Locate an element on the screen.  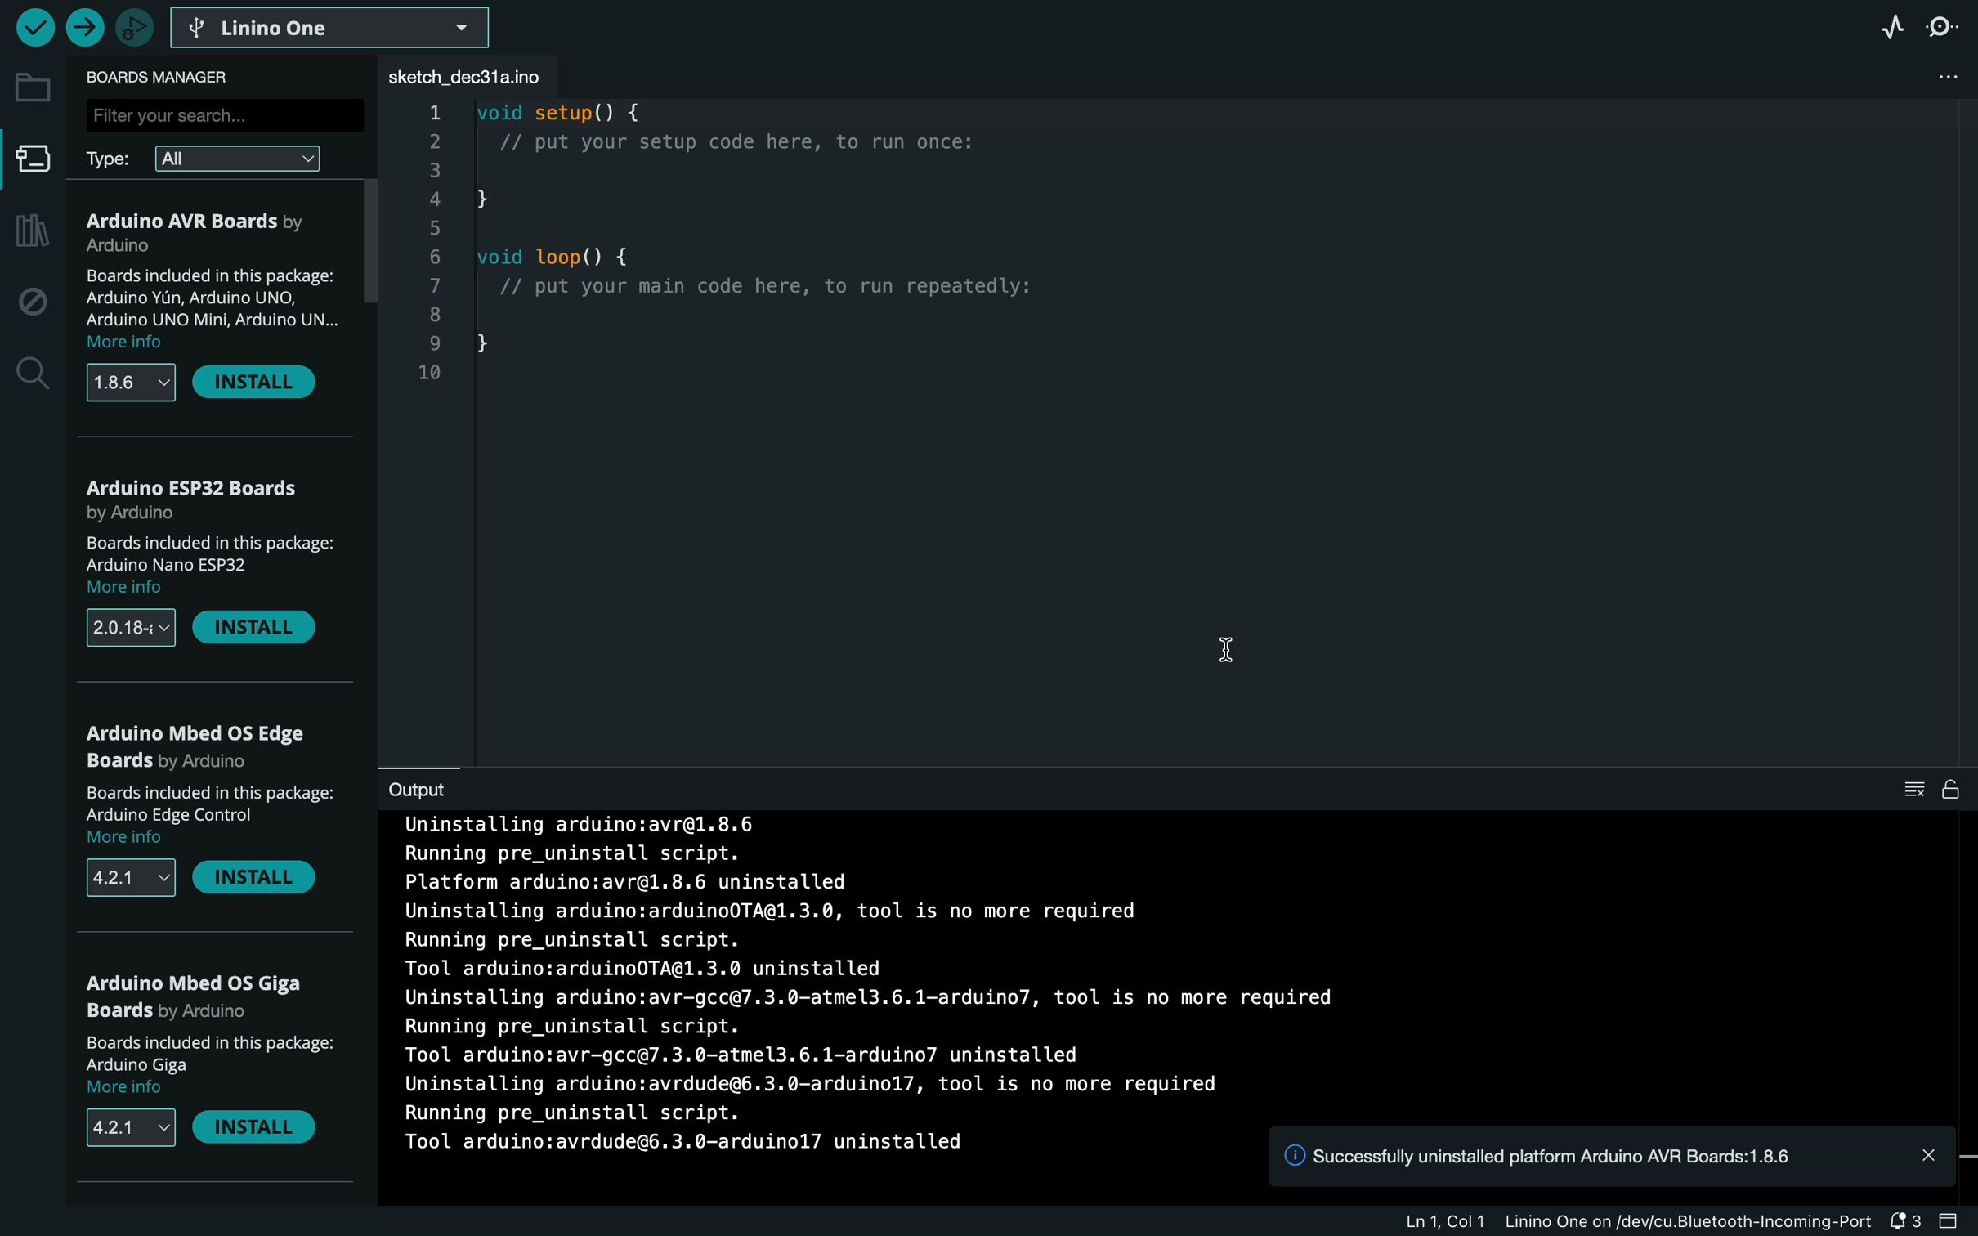
arduino ESP32 is located at coordinates (201, 504).